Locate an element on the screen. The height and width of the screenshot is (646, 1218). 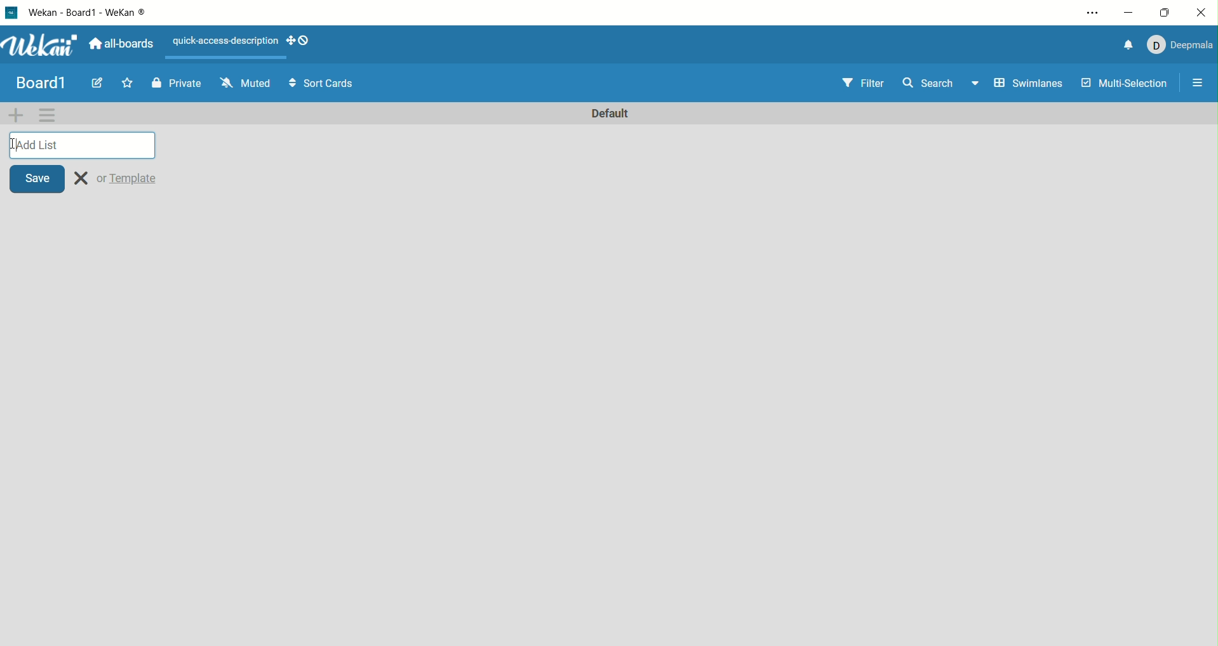
close is located at coordinates (81, 178).